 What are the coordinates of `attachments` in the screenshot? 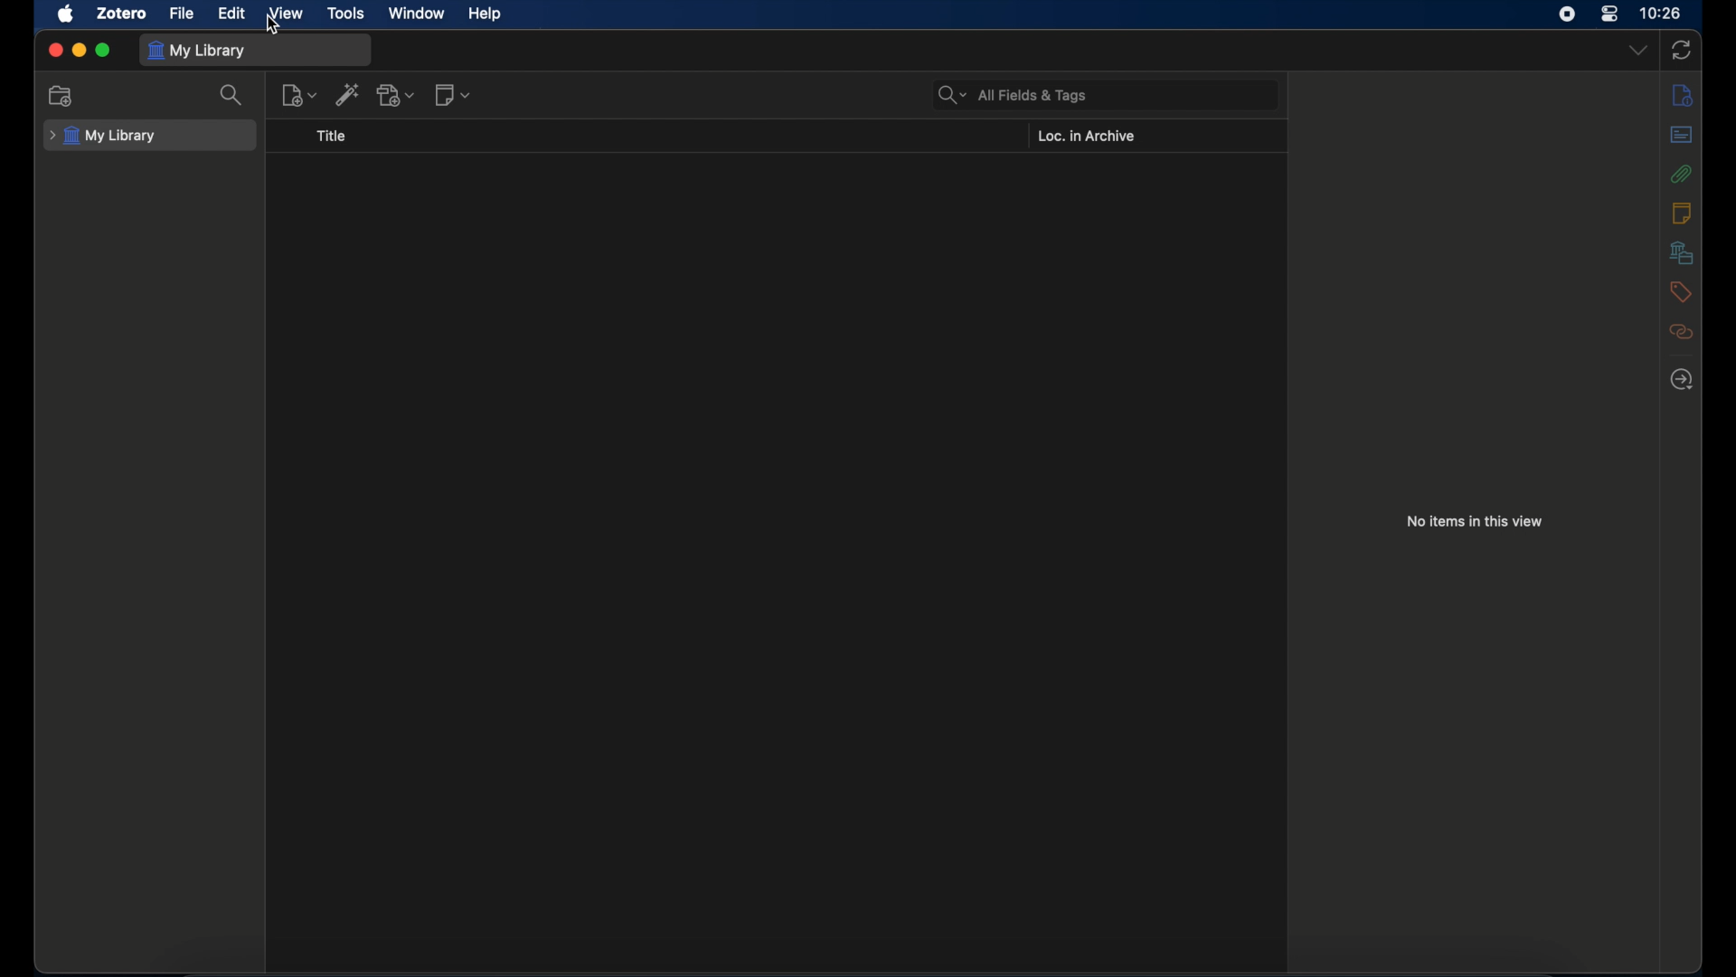 It's located at (1684, 174).